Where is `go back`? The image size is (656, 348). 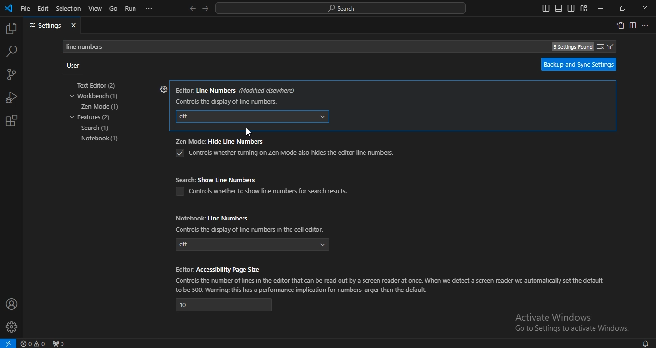
go back is located at coordinates (192, 9).